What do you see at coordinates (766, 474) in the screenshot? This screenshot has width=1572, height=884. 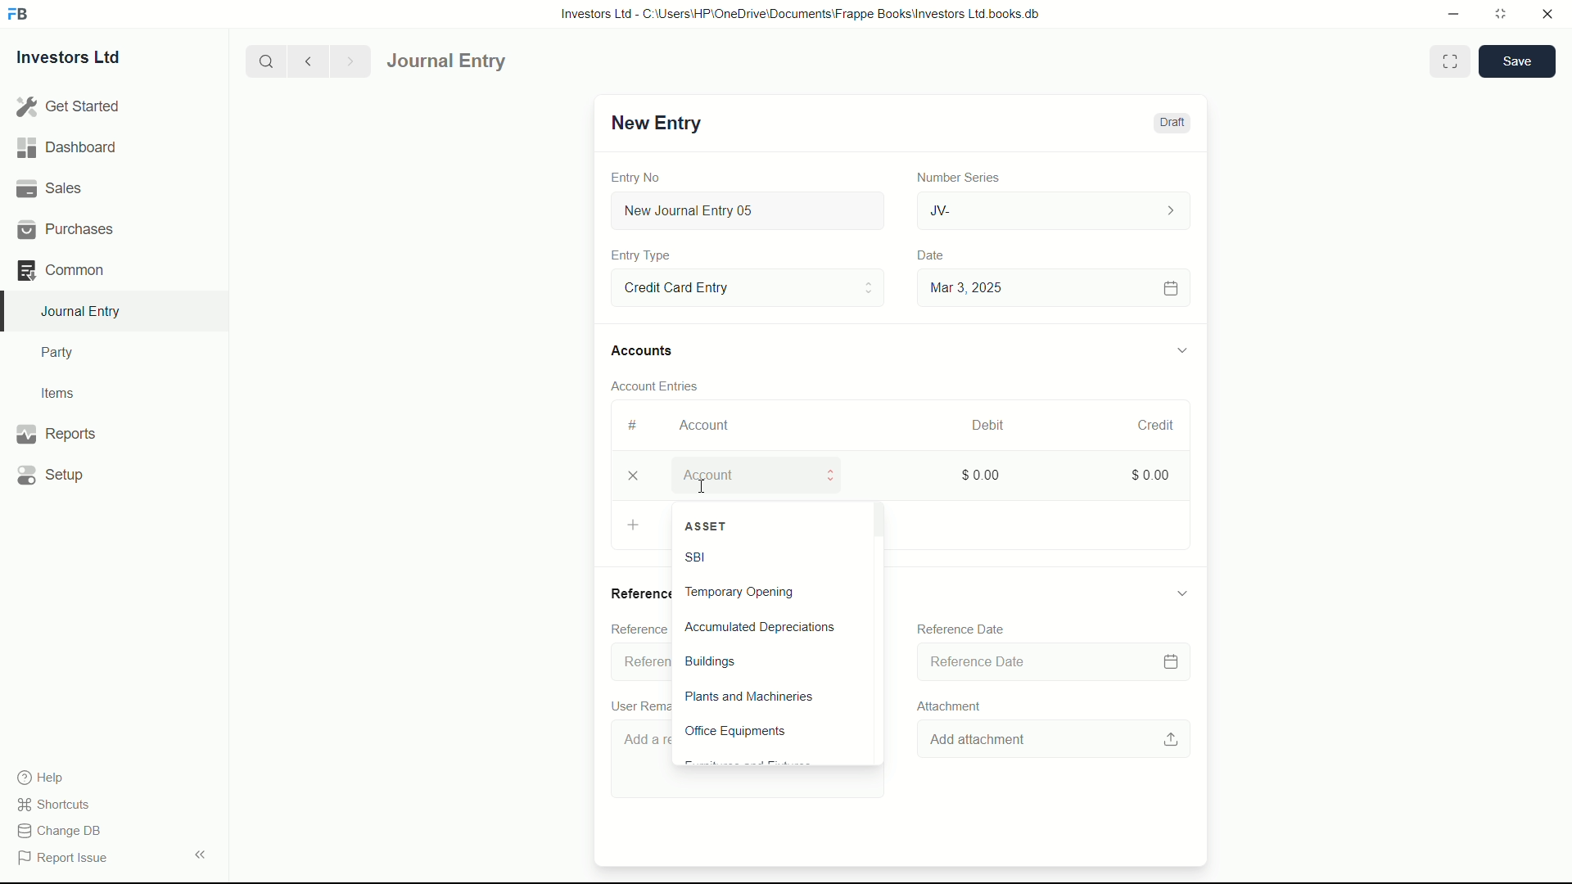 I see `Account` at bounding box center [766, 474].